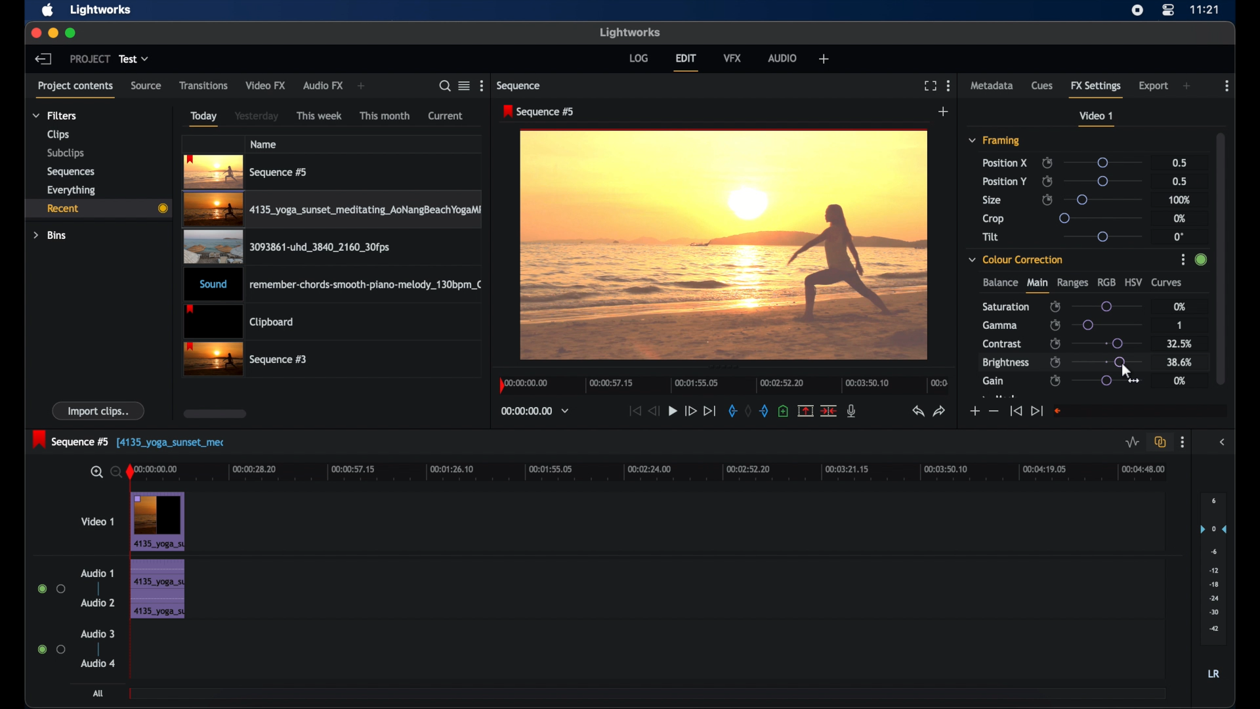  Describe the element at coordinates (1182, 442) in the screenshot. I see `more options` at that location.